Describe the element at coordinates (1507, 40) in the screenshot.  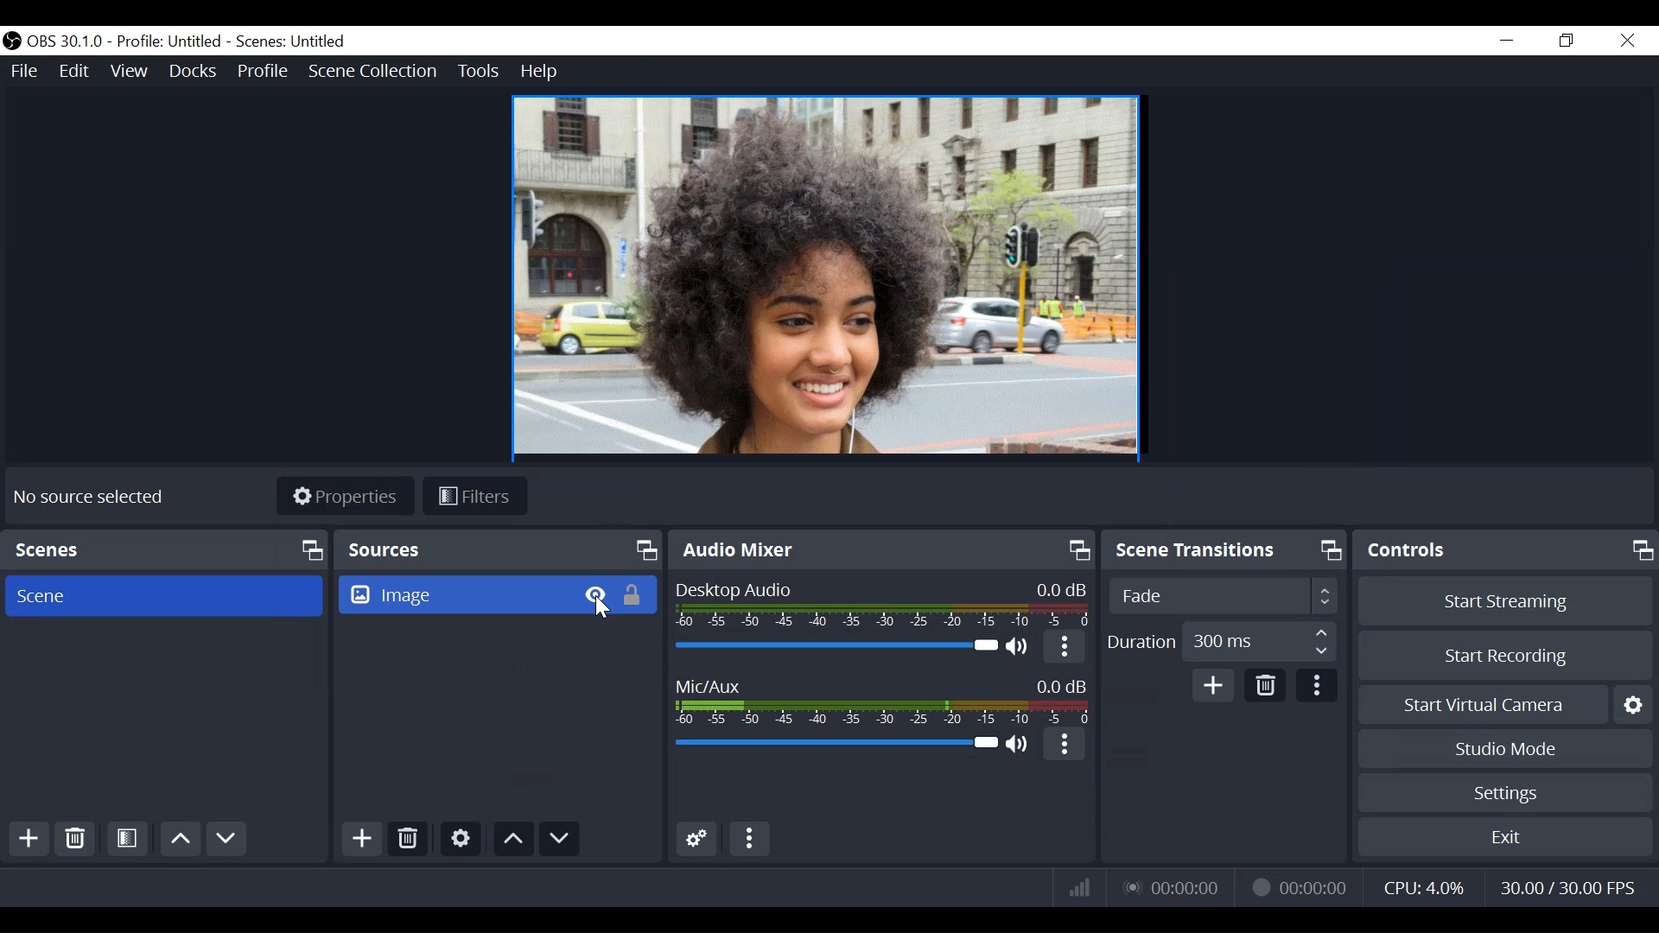
I see `minimize` at that location.